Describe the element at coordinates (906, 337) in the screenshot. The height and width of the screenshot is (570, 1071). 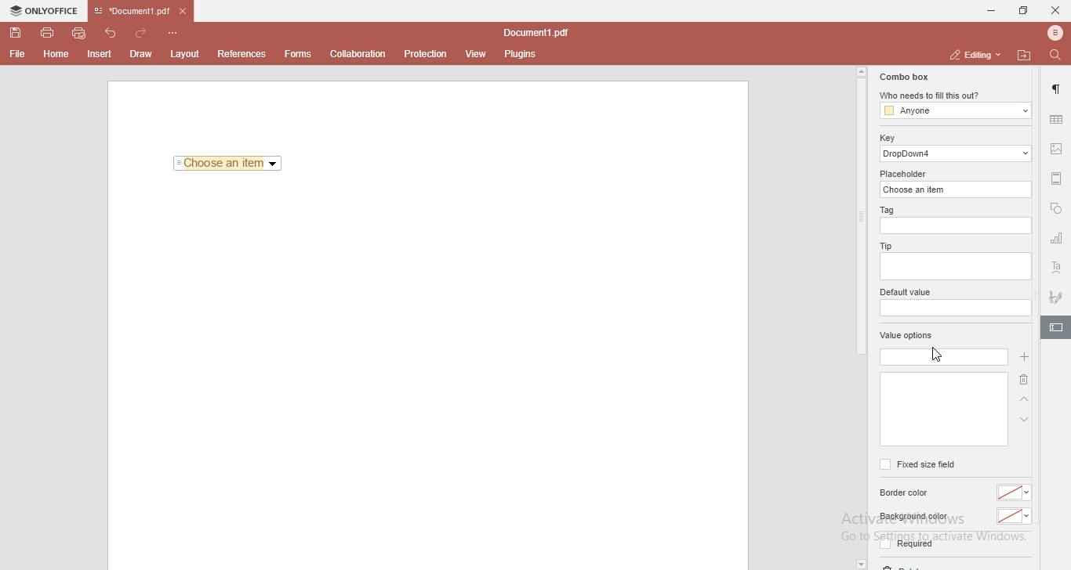
I see `value options` at that location.